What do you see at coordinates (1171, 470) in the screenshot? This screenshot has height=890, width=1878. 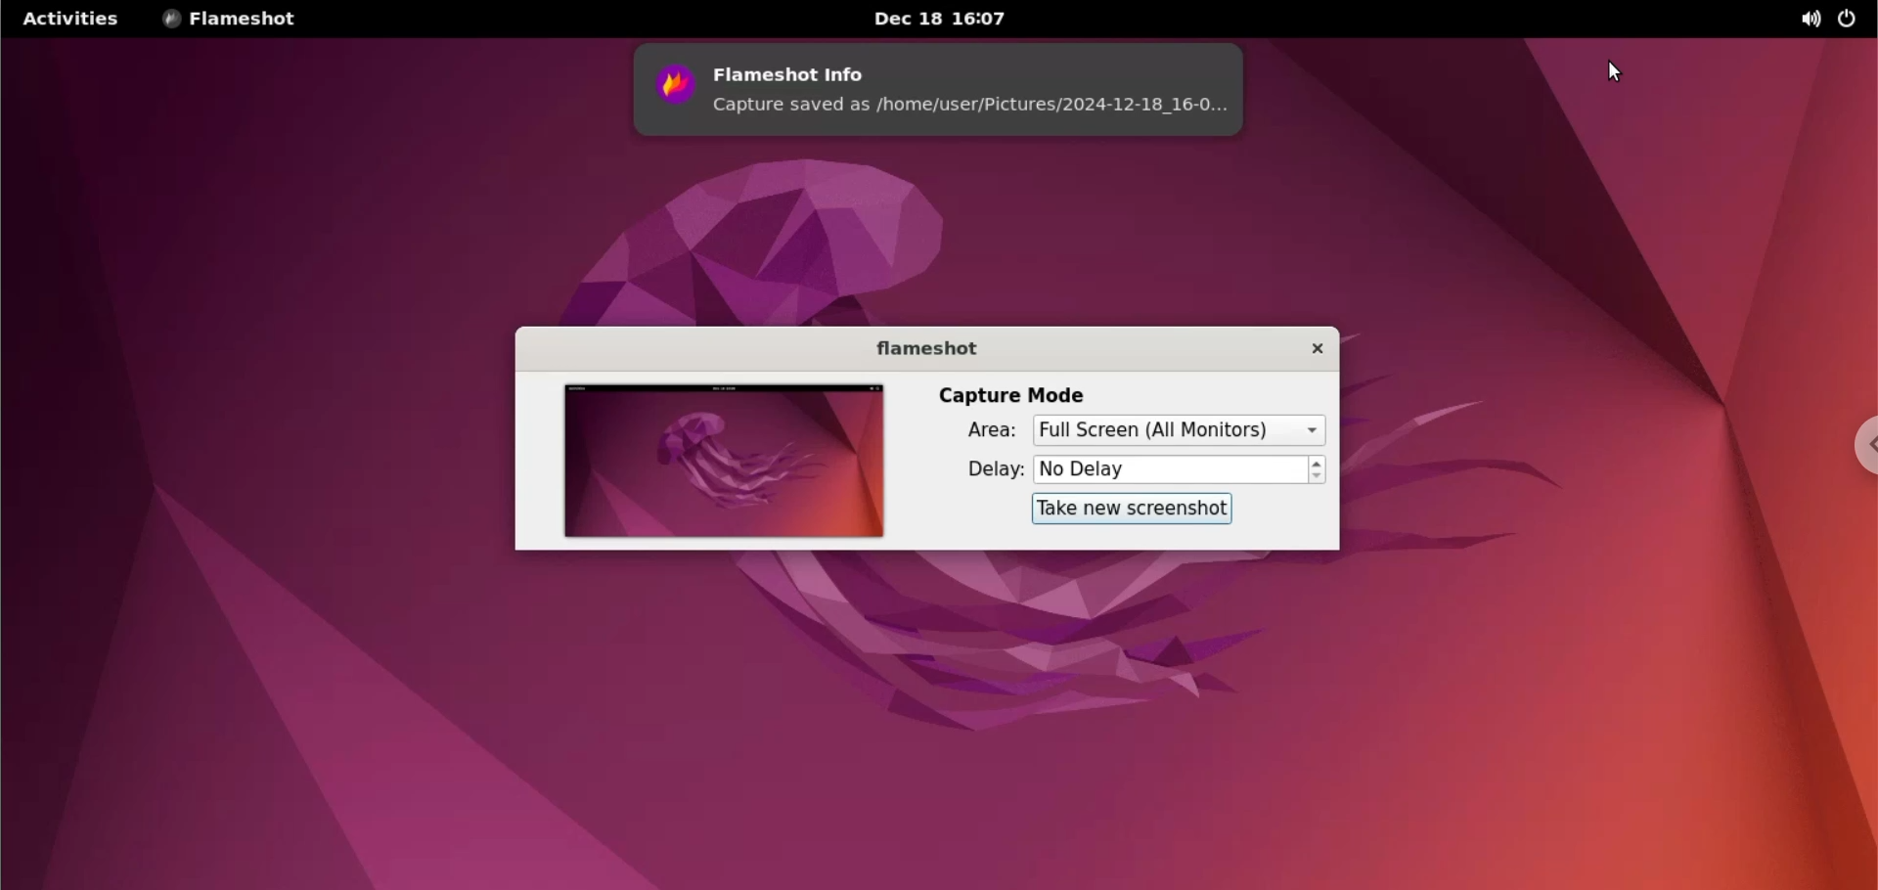 I see `delay options` at bounding box center [1171, 470].